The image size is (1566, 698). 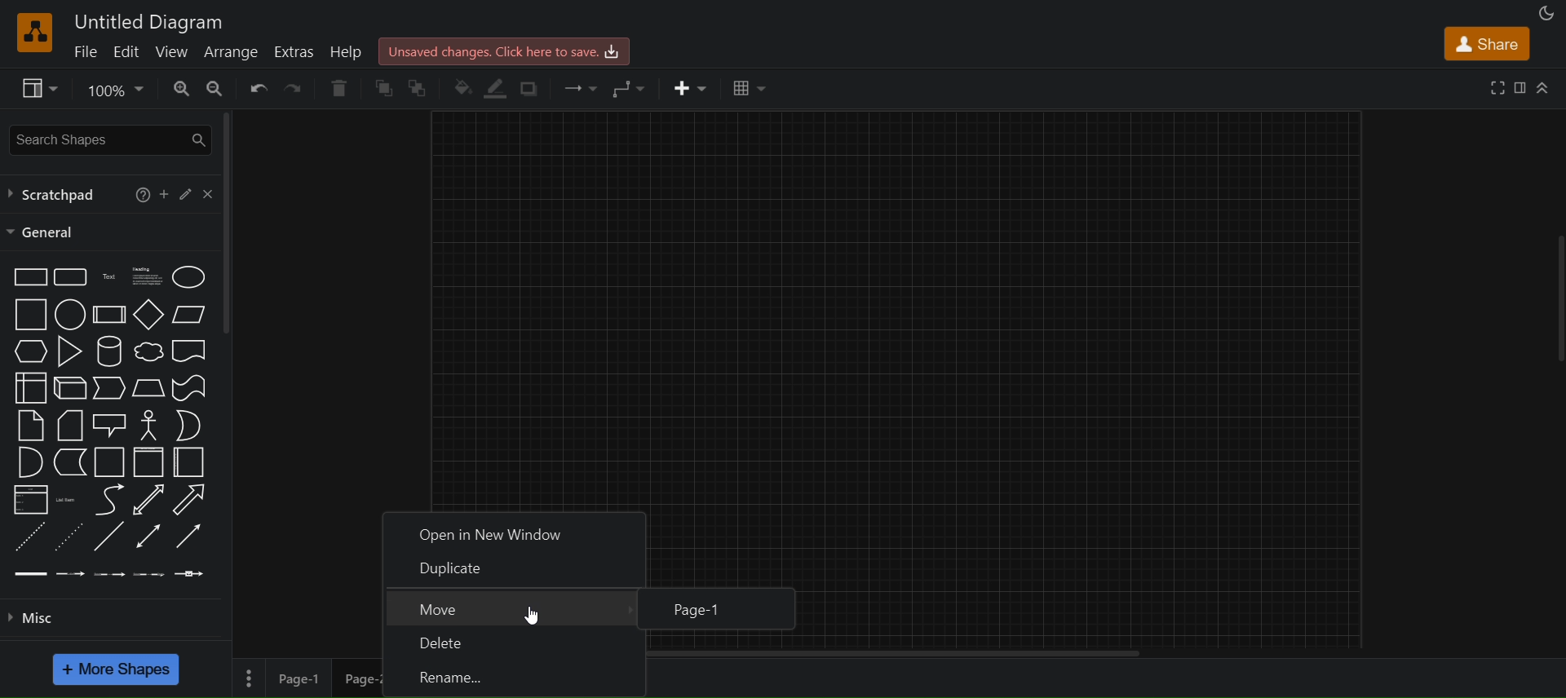 I want to click on cylinder, so click(x=107, y=352).